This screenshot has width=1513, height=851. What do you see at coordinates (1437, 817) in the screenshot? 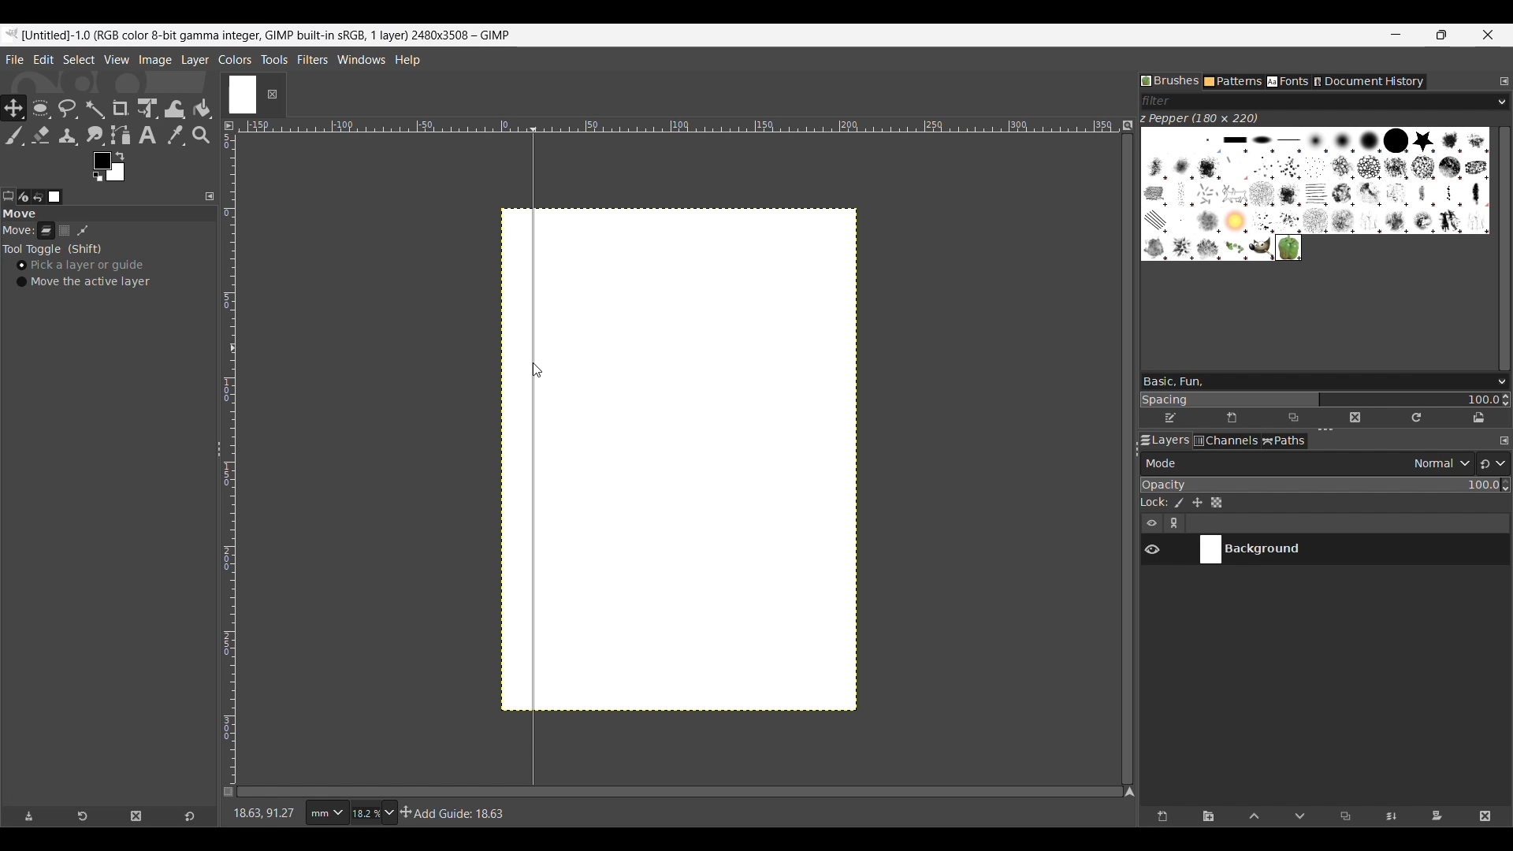
I see `Add mask that allows non-destructive editing of transparency` at bounding box center [1437, 817].